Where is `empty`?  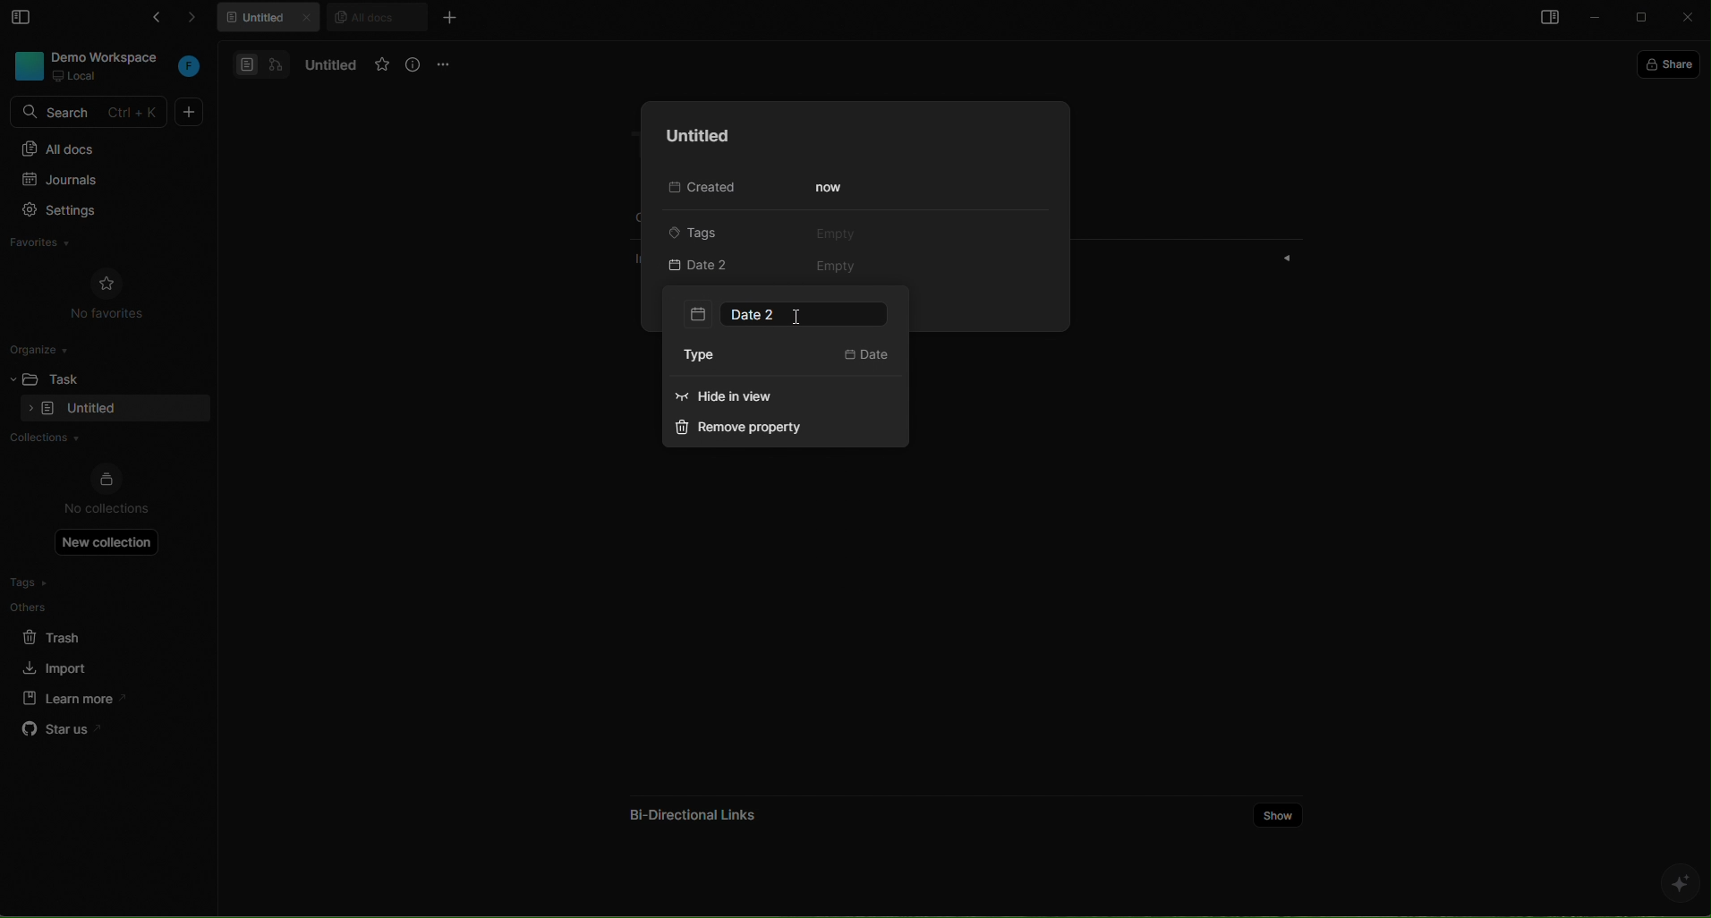
empty is located at coordinates (835, 233).